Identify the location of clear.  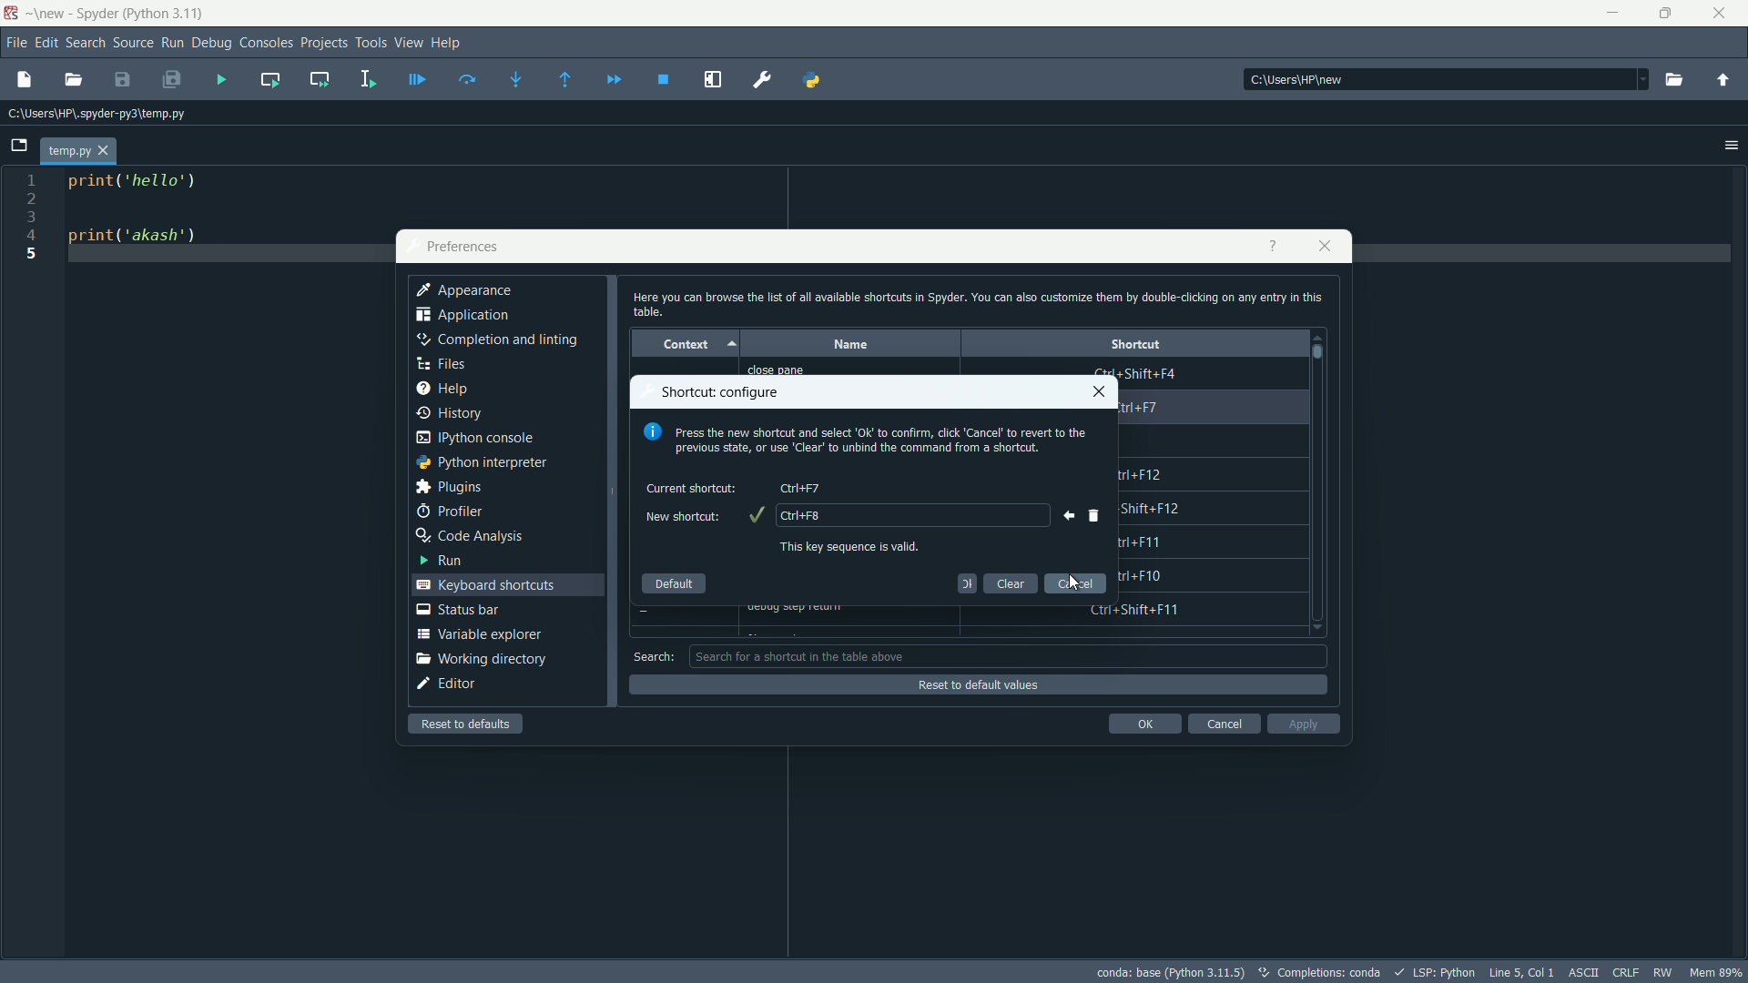
(1012, 582).